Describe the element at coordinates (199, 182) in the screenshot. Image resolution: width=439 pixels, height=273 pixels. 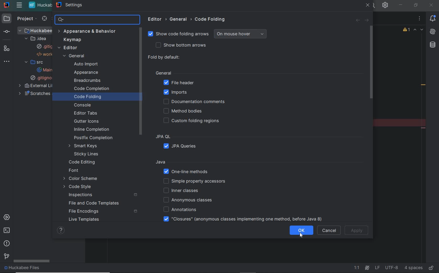
I see `simple property accessors` at that location.